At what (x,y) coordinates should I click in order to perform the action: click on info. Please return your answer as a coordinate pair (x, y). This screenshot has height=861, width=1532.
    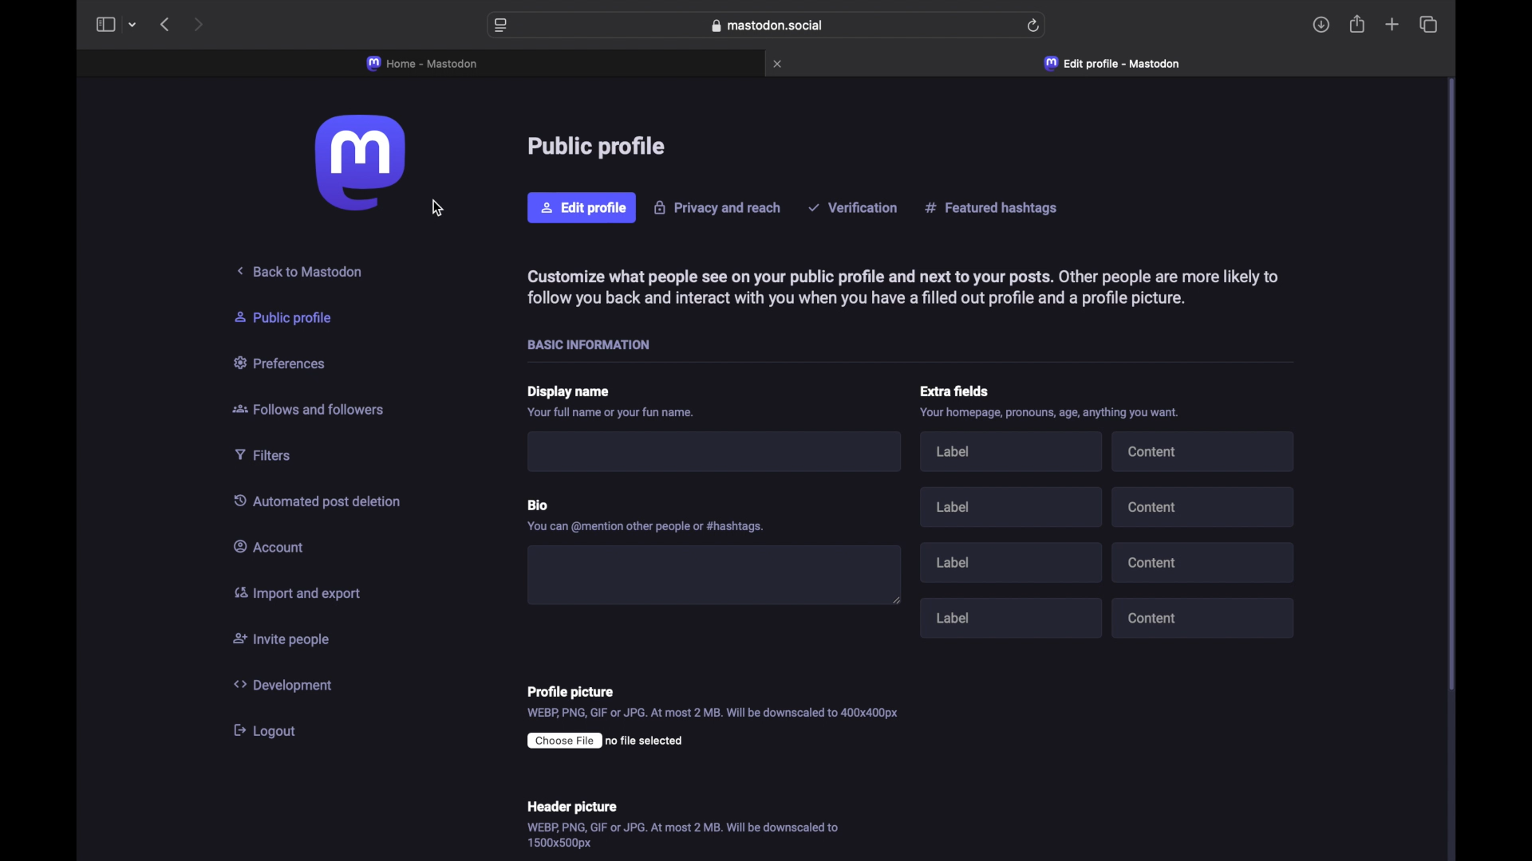
    Looking at the image, I should click on (646, 527).